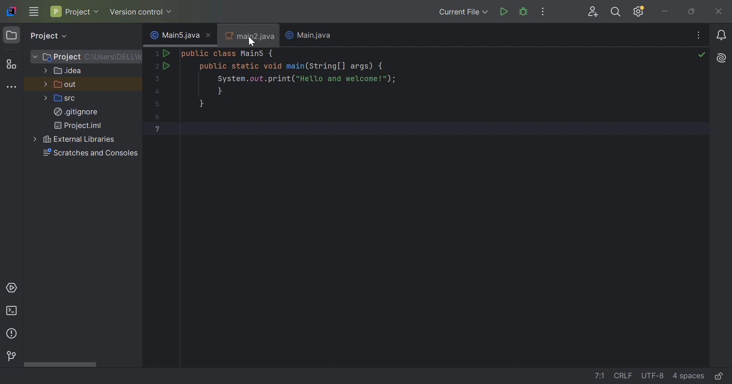 The width and height of the screenshot is (732, 384). What do you see at coordinates (167, 66) in the screenshot?
I see `Run` at bounding box center [167, 66].